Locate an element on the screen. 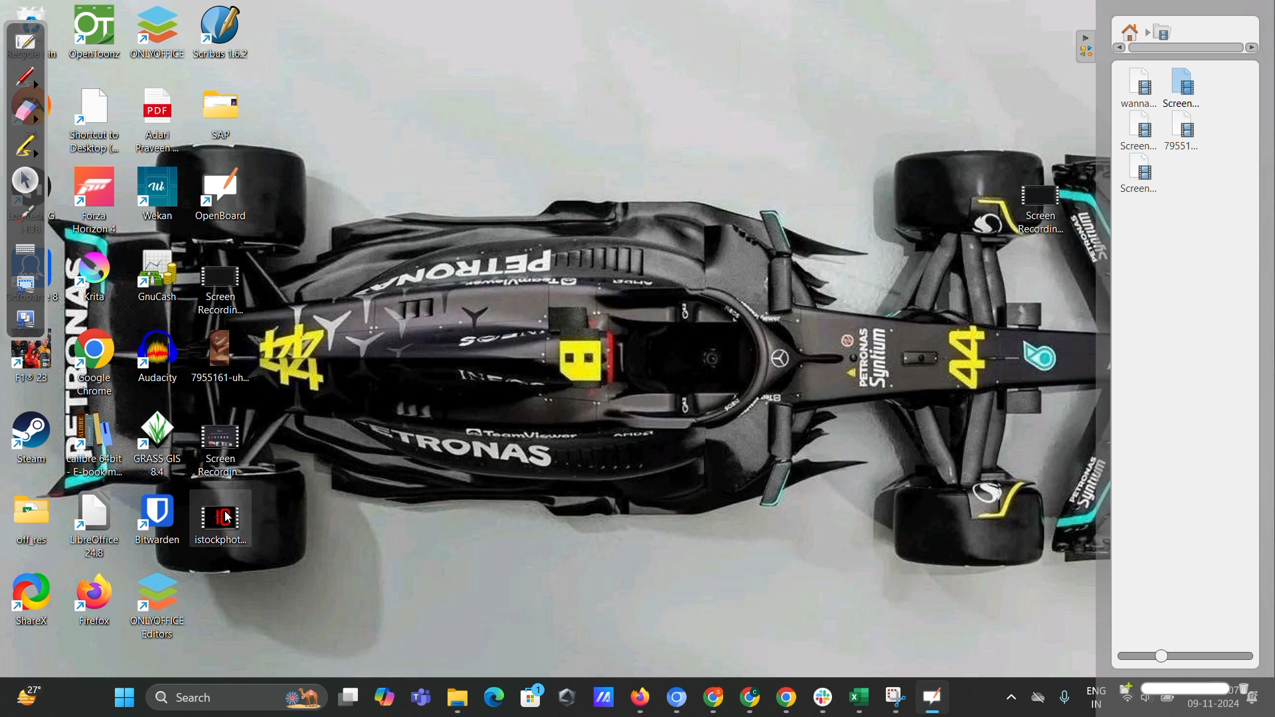 This screenshot has height=717, width=1275. collapse is located at coordinates (1090, 46).